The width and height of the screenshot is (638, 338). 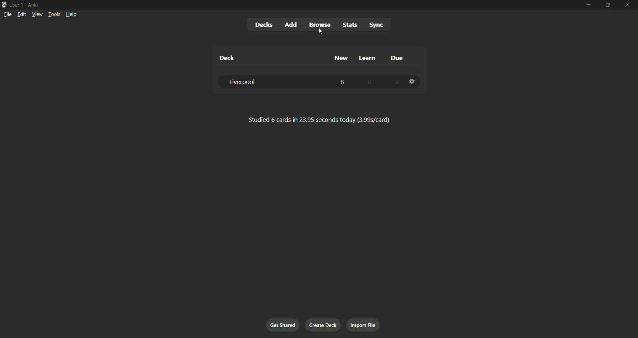 What do you see at coordinates (260, 24) in the screenshot?
I see `decks` at bounding box center [260, 24].